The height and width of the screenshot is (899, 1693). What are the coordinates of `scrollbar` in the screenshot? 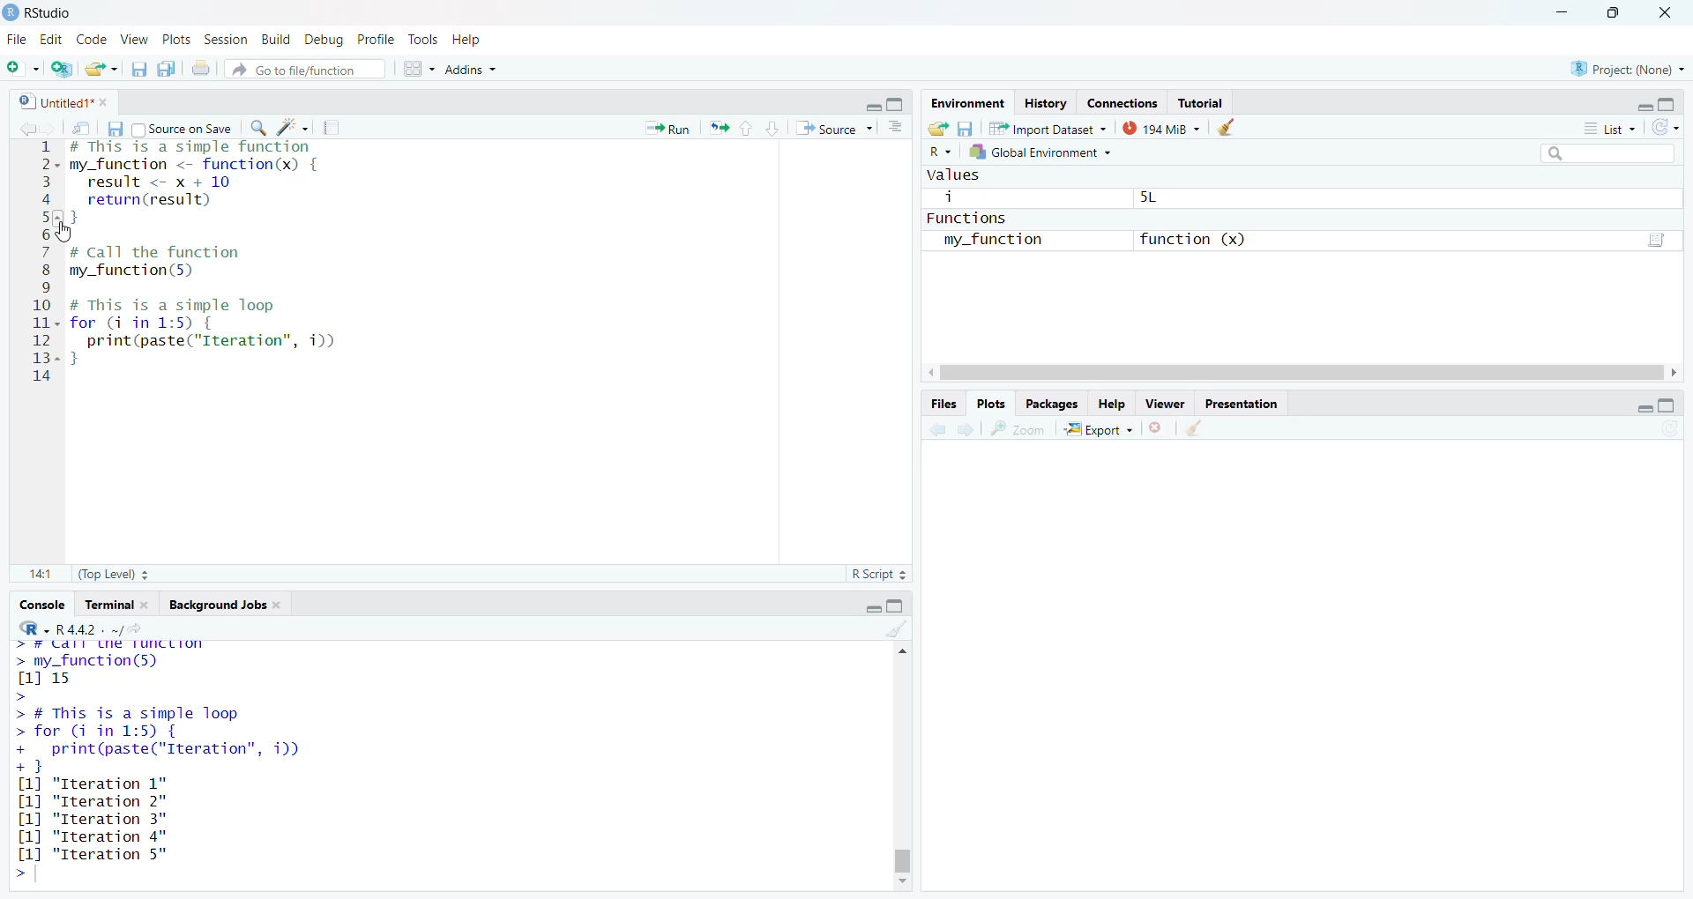 It's located at (903, 771).